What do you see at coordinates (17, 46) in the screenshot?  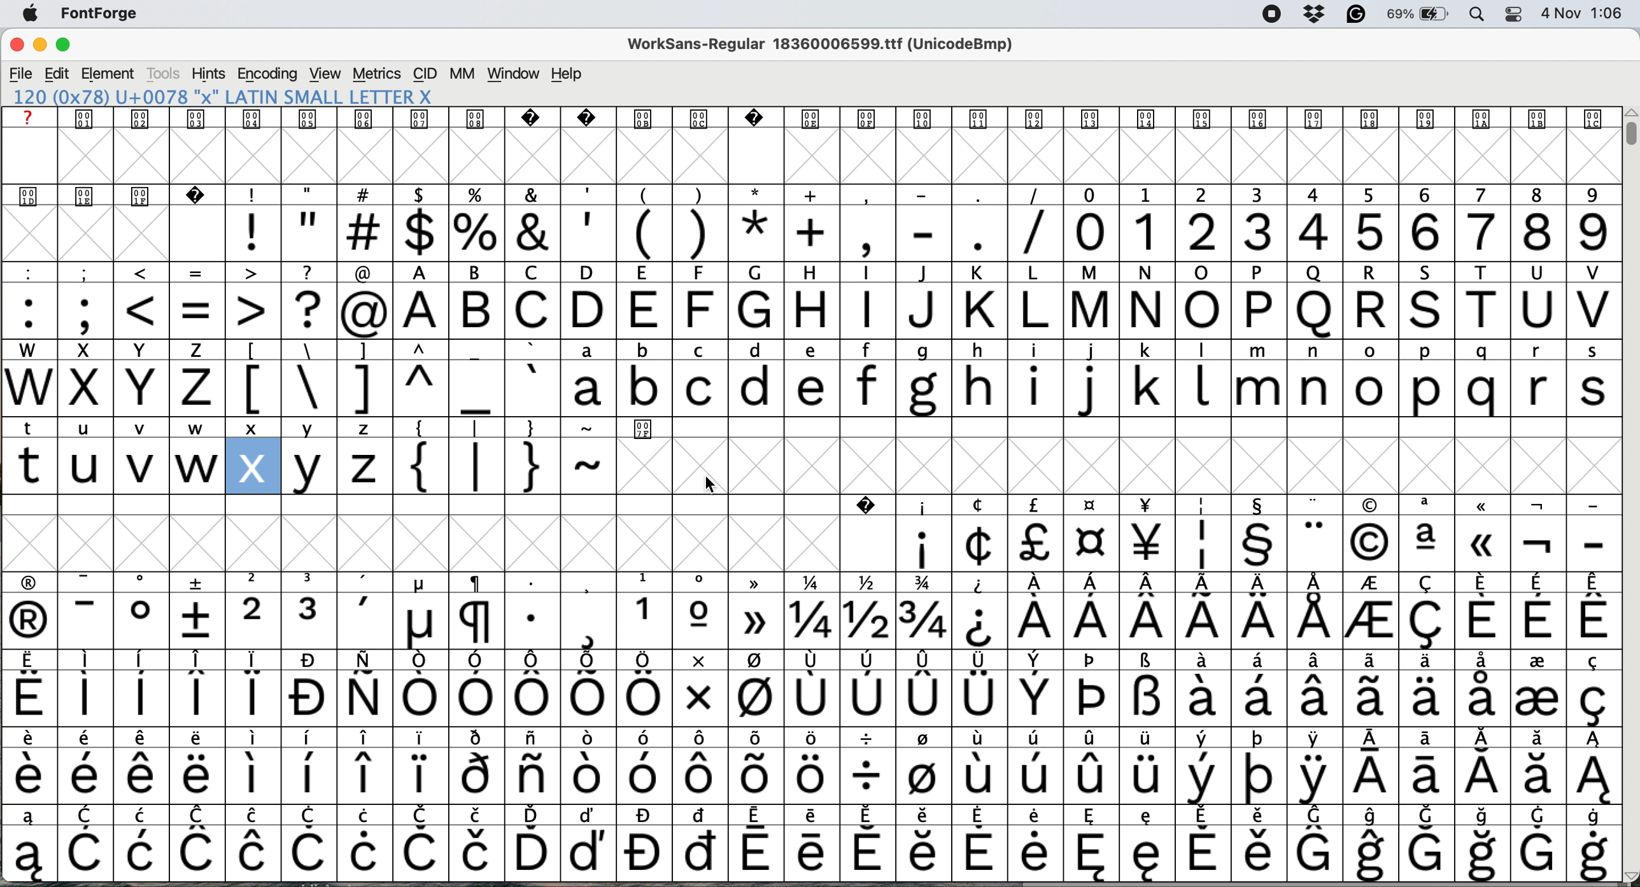 I see `close` at bounding box center [17, 46].